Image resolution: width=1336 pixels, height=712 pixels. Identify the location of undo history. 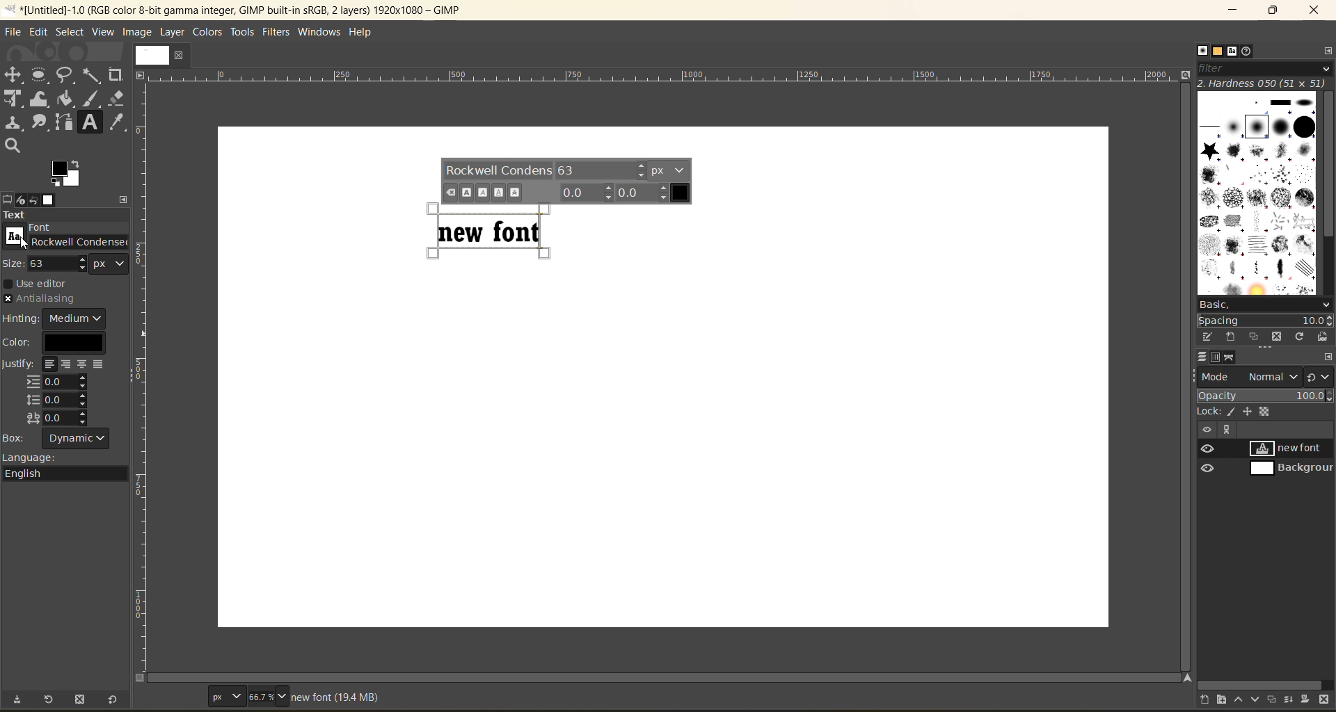
(33, 201).